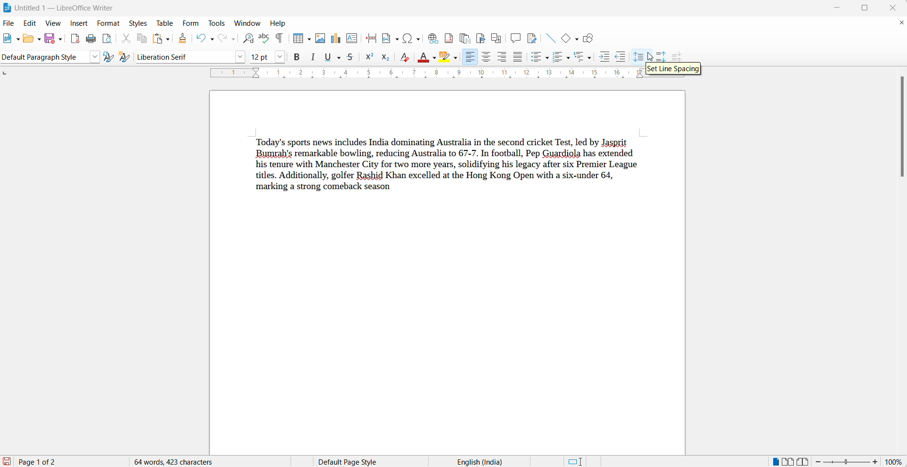 Image resolution: width=907 pixels, height=467 pixels. Describe the element at coordinates (605, 57) in the screenshot. I see `increase indent` at that location.